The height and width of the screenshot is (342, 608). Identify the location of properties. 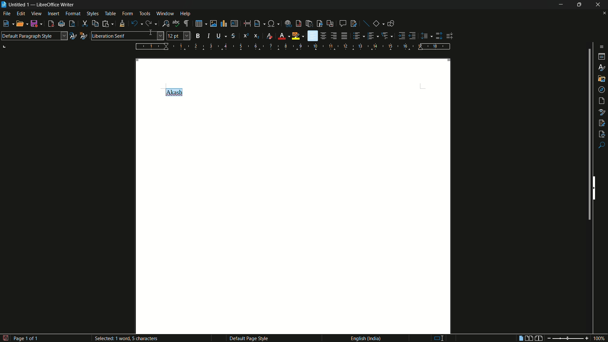
(602, 57).